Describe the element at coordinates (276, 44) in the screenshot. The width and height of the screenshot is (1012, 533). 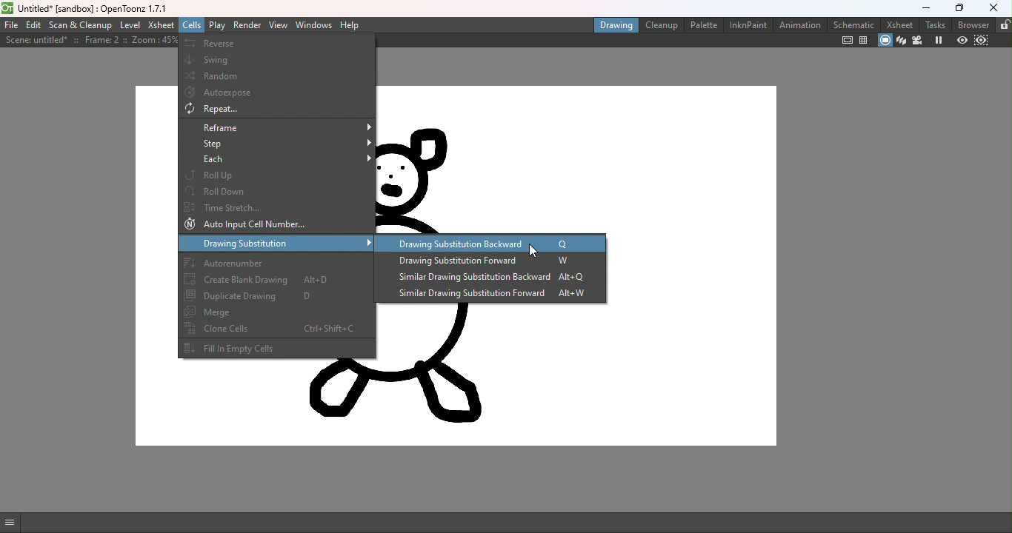
I see `Reverse` at that location.